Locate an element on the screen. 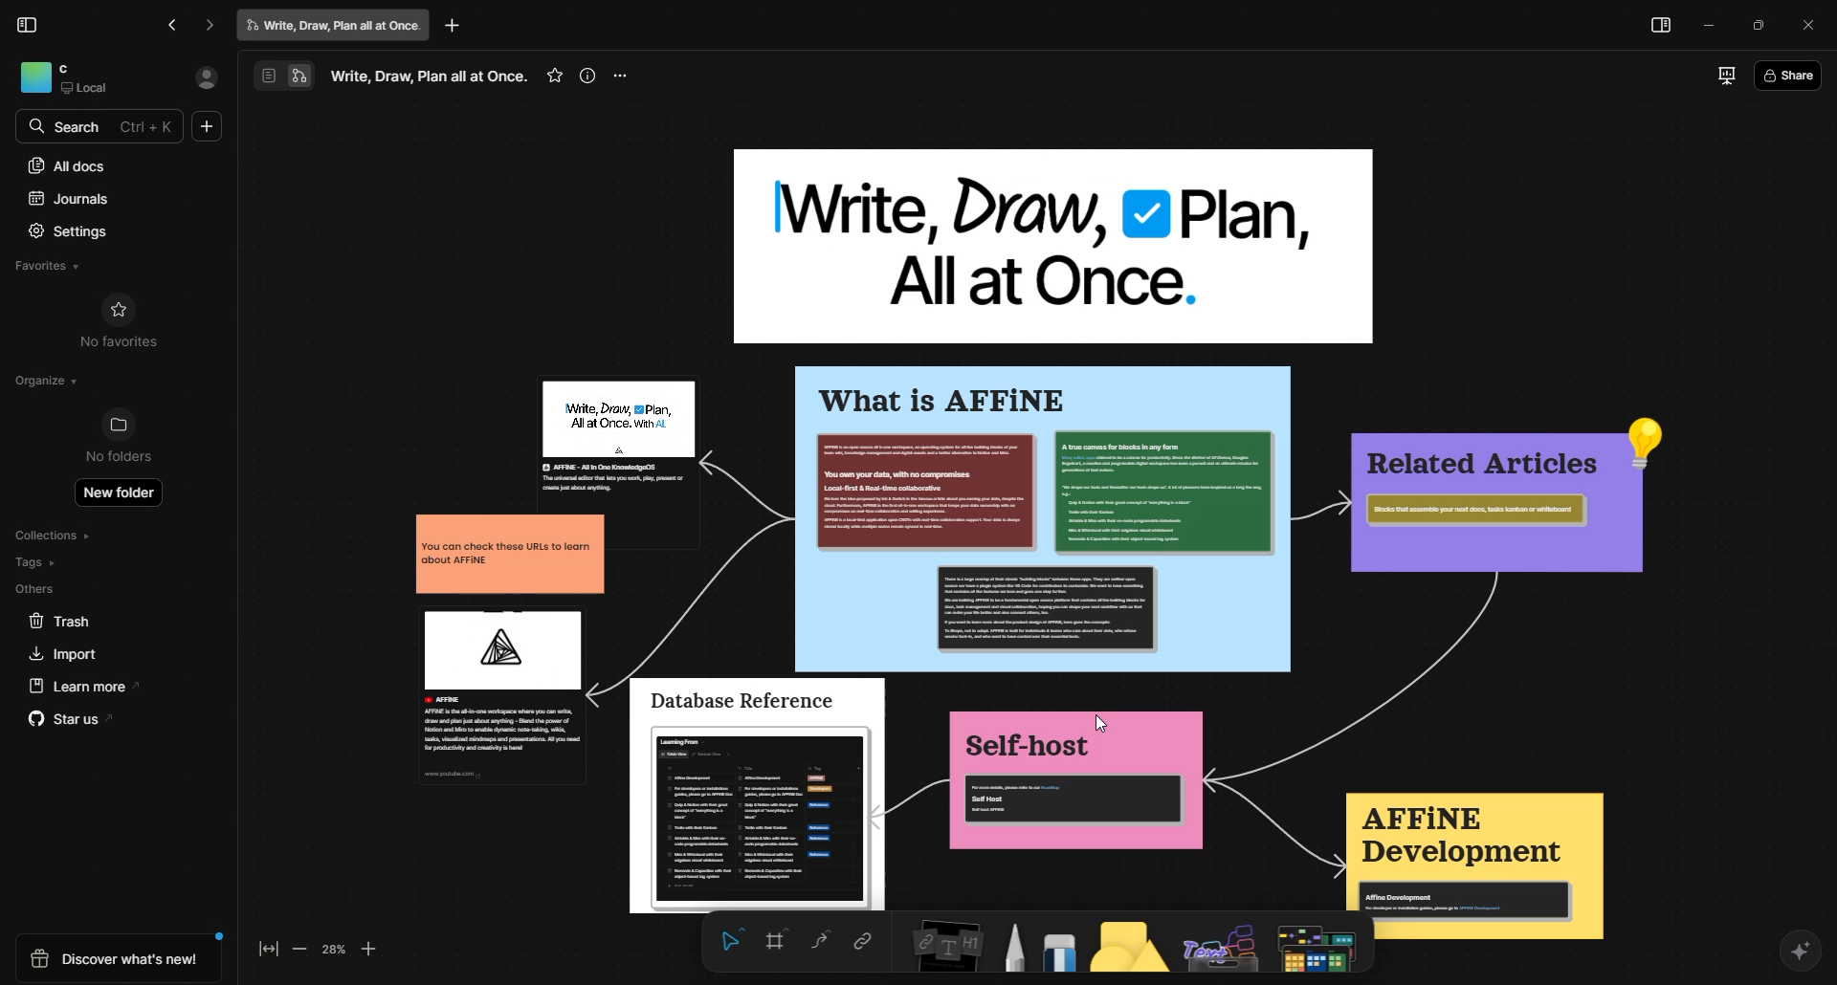 The width and height of the screenshot is (1837, 985). share is located at coordinates (1789, 74).